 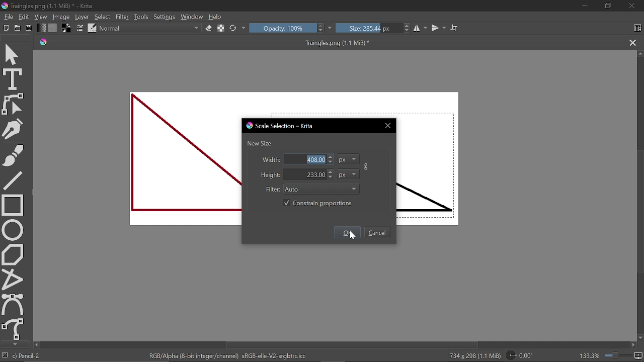 What do you see at coordinates (41, 28) in the screenshot?
I see `Gradient fill` at bounding box center [41, 28].